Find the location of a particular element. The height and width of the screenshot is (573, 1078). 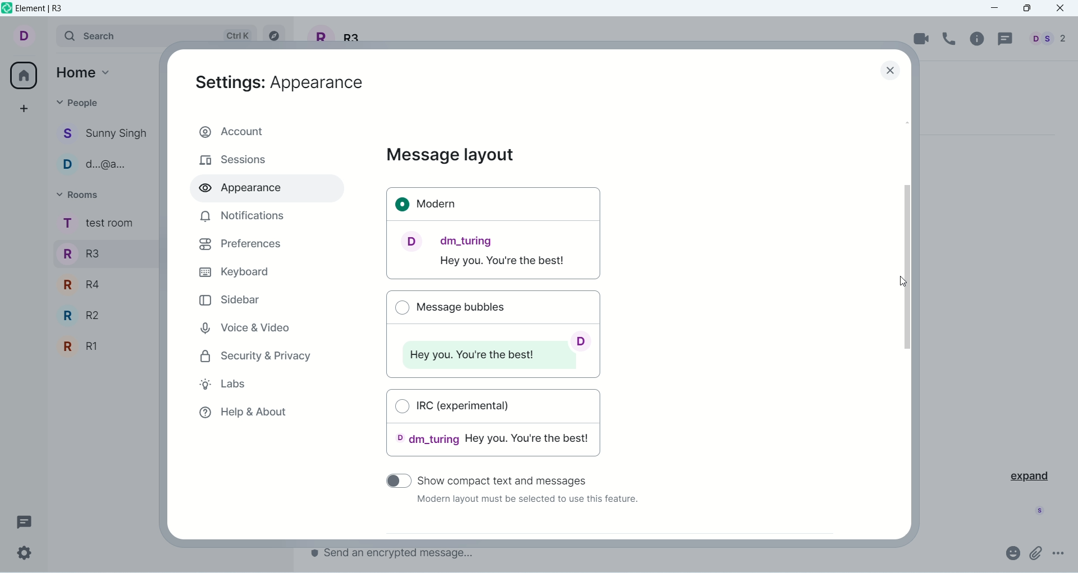

appearance is located at coordinates (245, 190).